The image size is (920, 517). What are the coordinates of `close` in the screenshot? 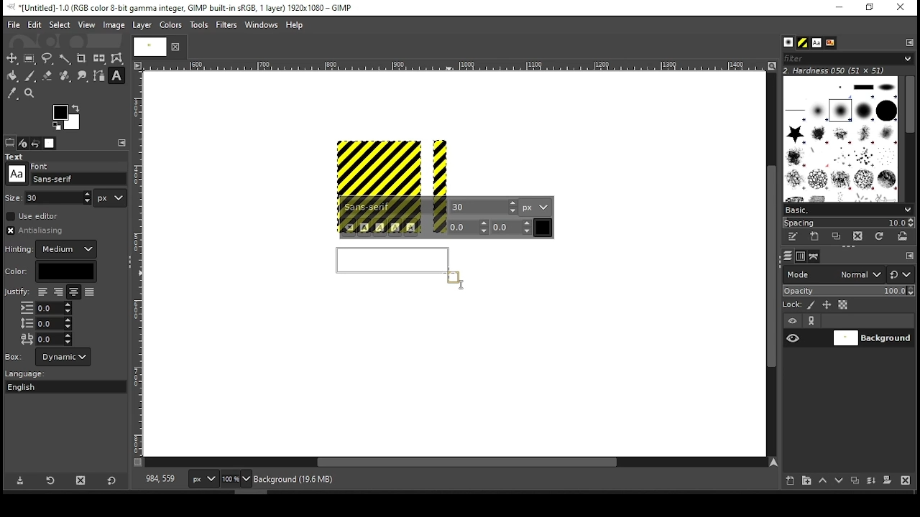 It's located at (174, 47).